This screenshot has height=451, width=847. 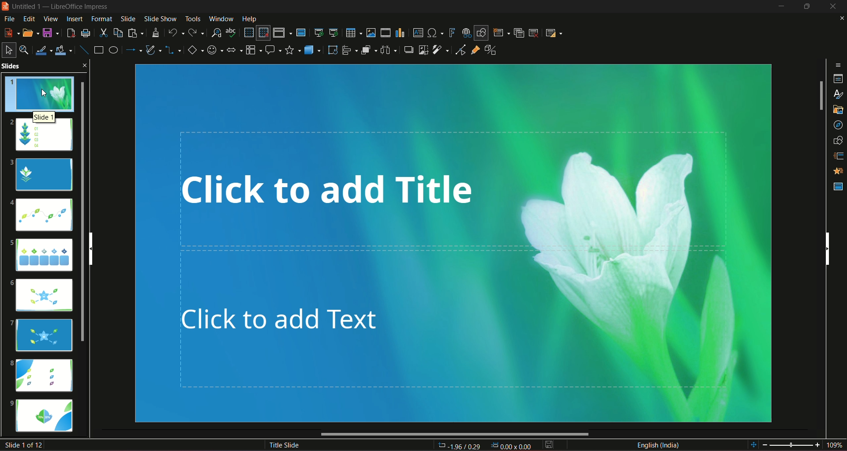 What do you see at coordinates (491, 51) in the screenshot?
I see `toggle extrusion` at bounding box center [491, 51].